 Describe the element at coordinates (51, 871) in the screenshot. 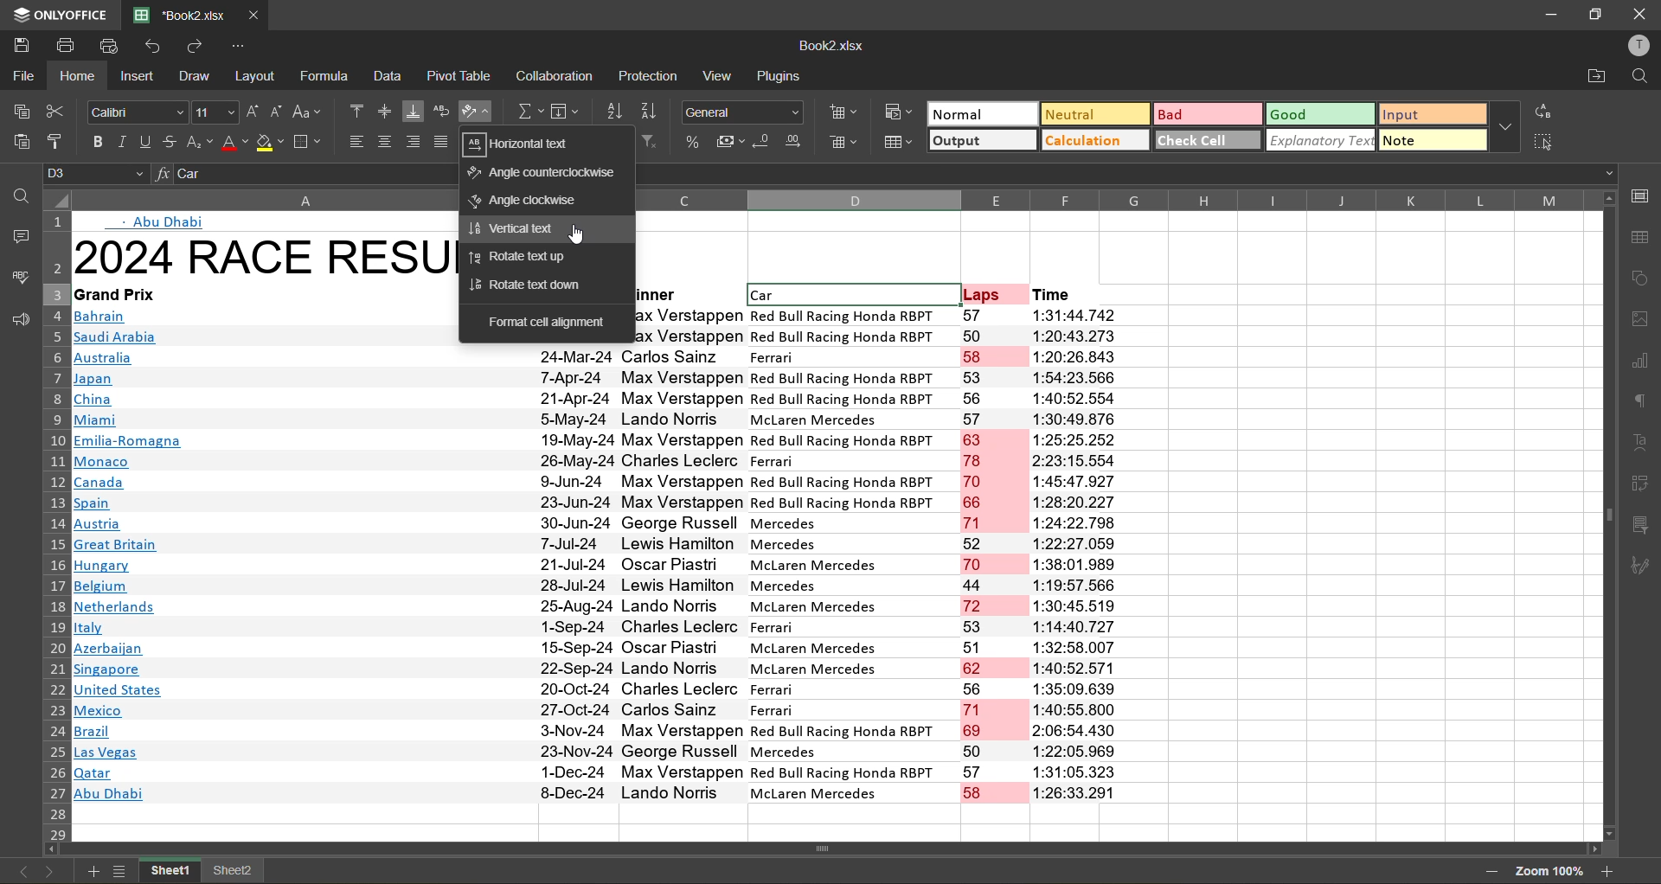

I see `next` at that location.